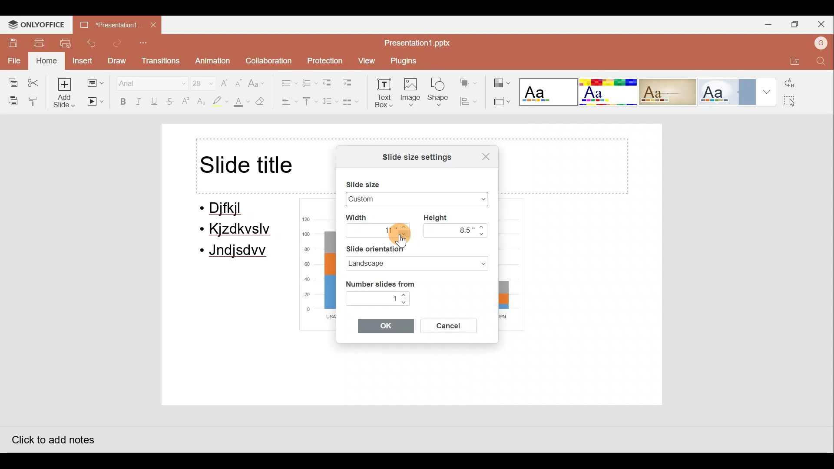 The height and width of the screenshot is (469, 834). I want to click on Numbering, so click(310, 82).